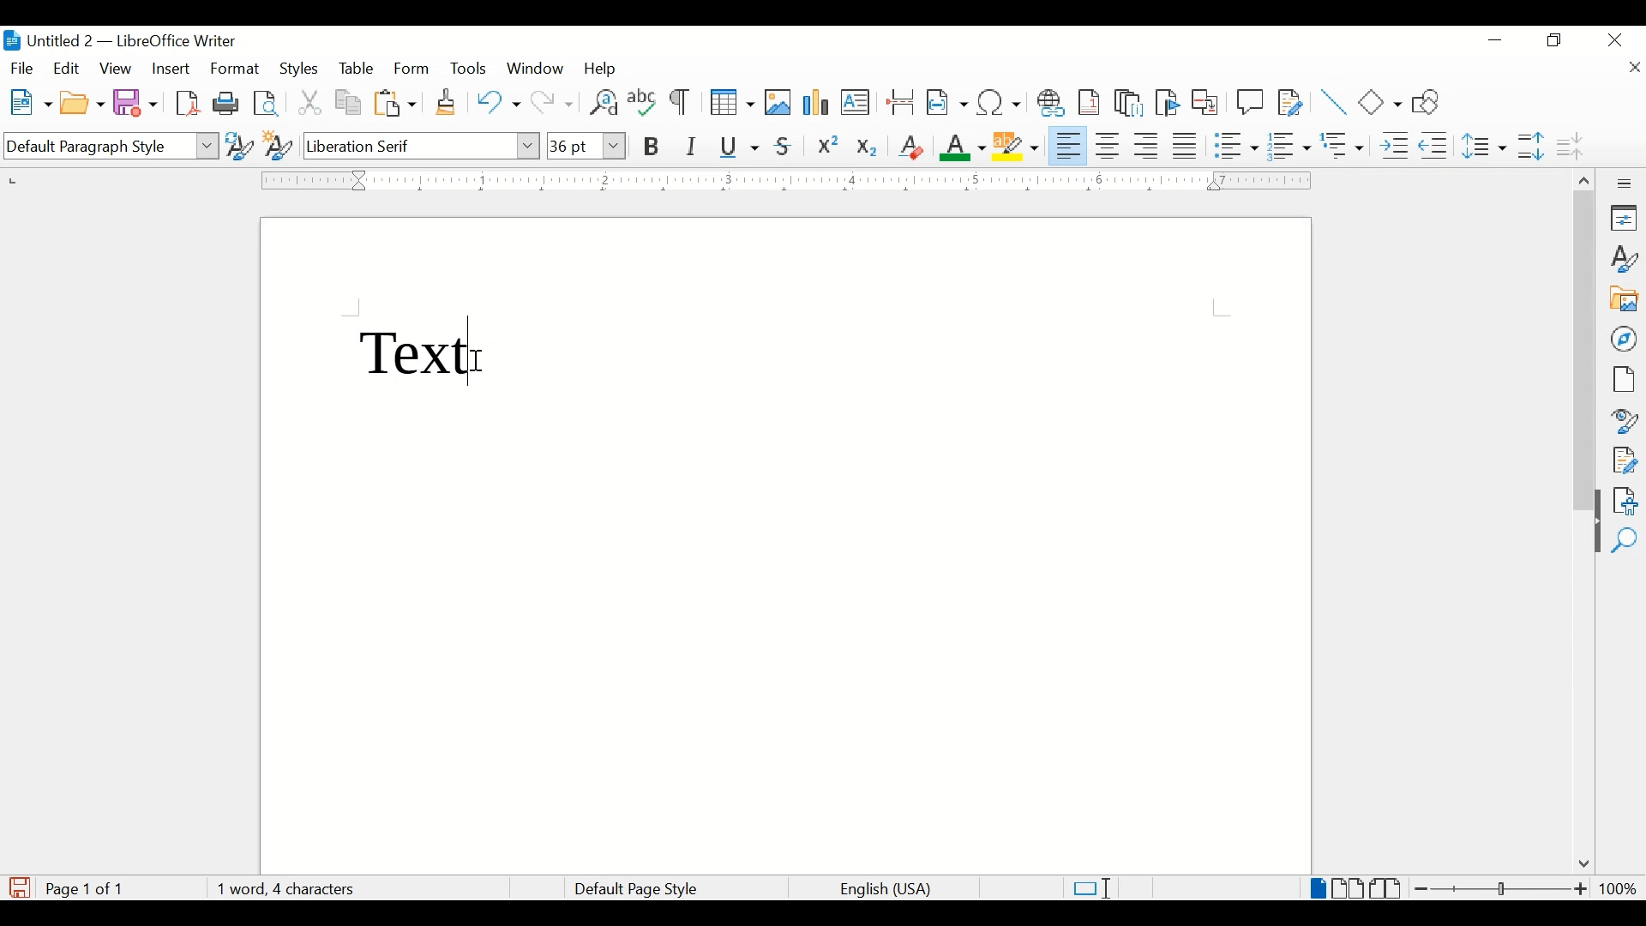 The width and height of the screenshot is (1646, 926). Describe the element at coordinates (1625, 501) in the screenshot. I see `accessibility check` at that location.